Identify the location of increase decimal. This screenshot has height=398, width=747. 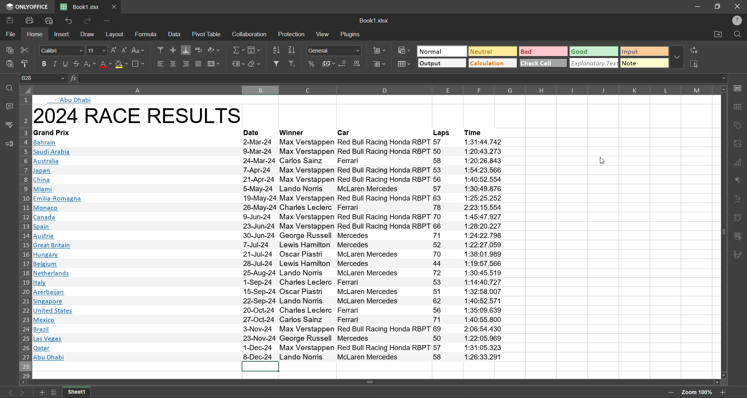
(358, 64).